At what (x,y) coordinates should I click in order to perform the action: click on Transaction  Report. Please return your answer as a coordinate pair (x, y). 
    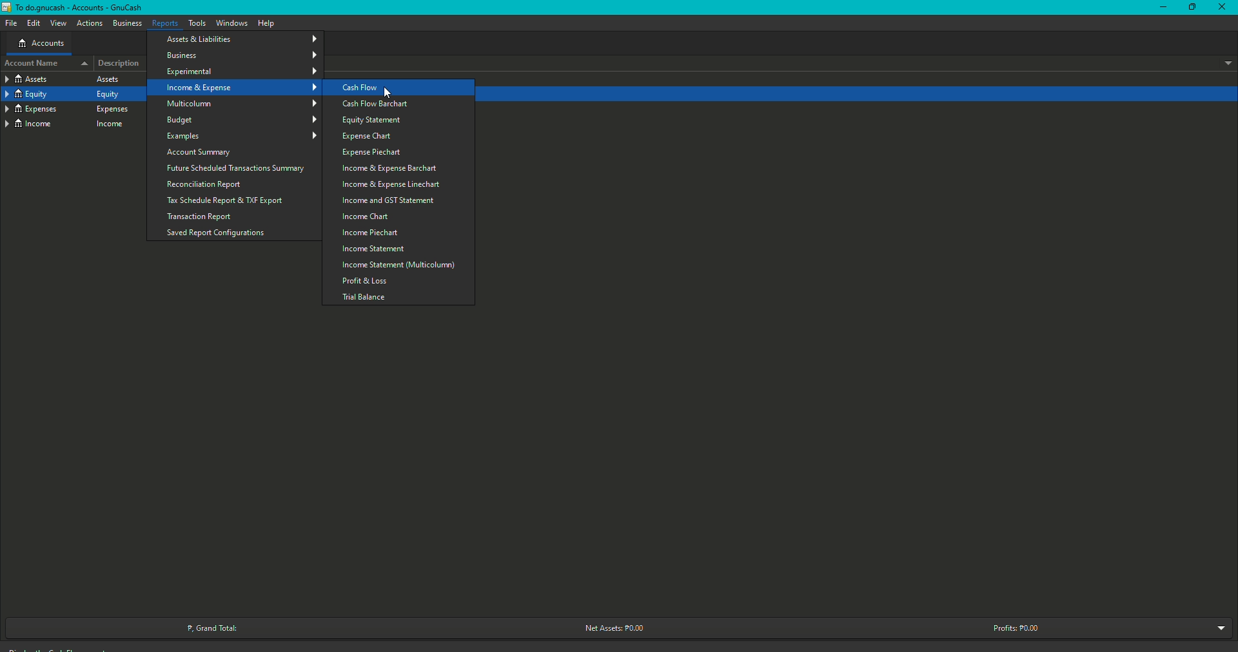
    Looking at the image, I should click on (199, 218).